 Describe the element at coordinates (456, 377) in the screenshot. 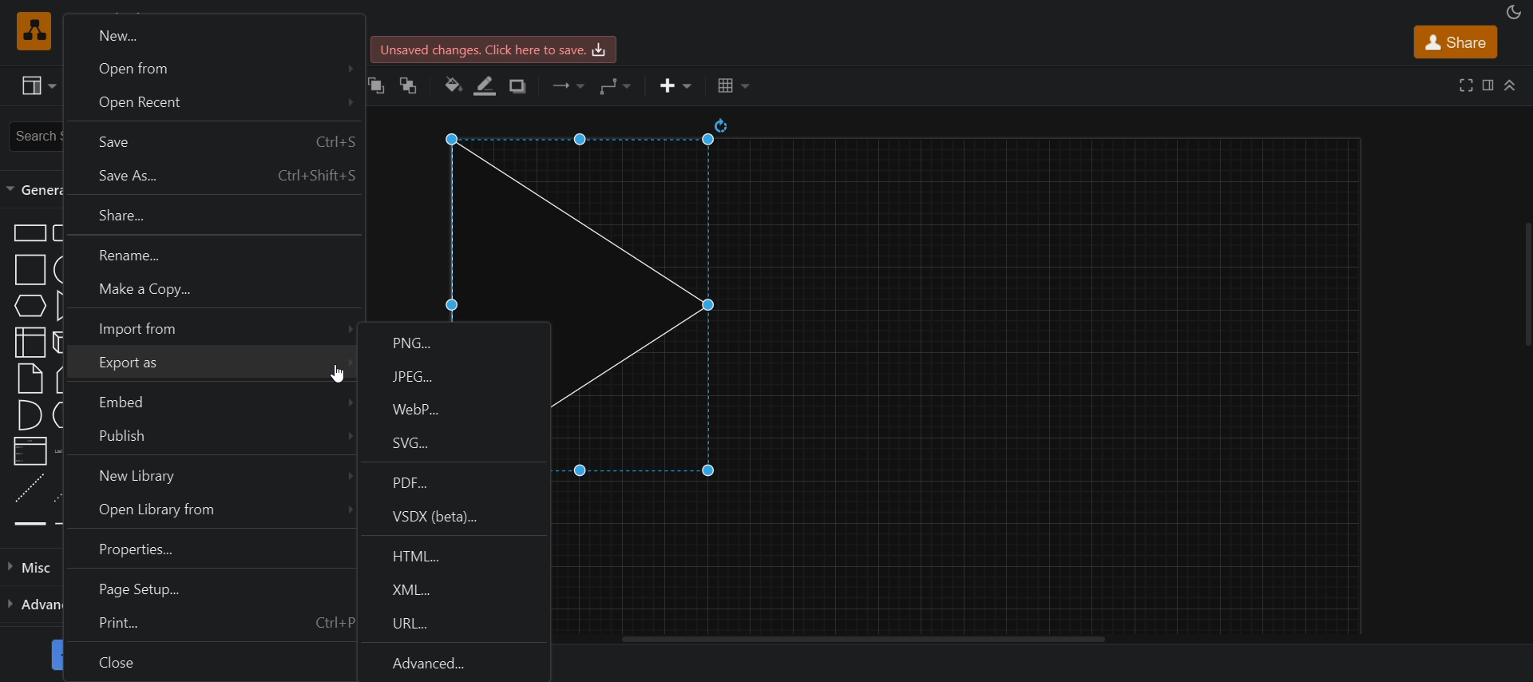

I see `jpeg` at that location.